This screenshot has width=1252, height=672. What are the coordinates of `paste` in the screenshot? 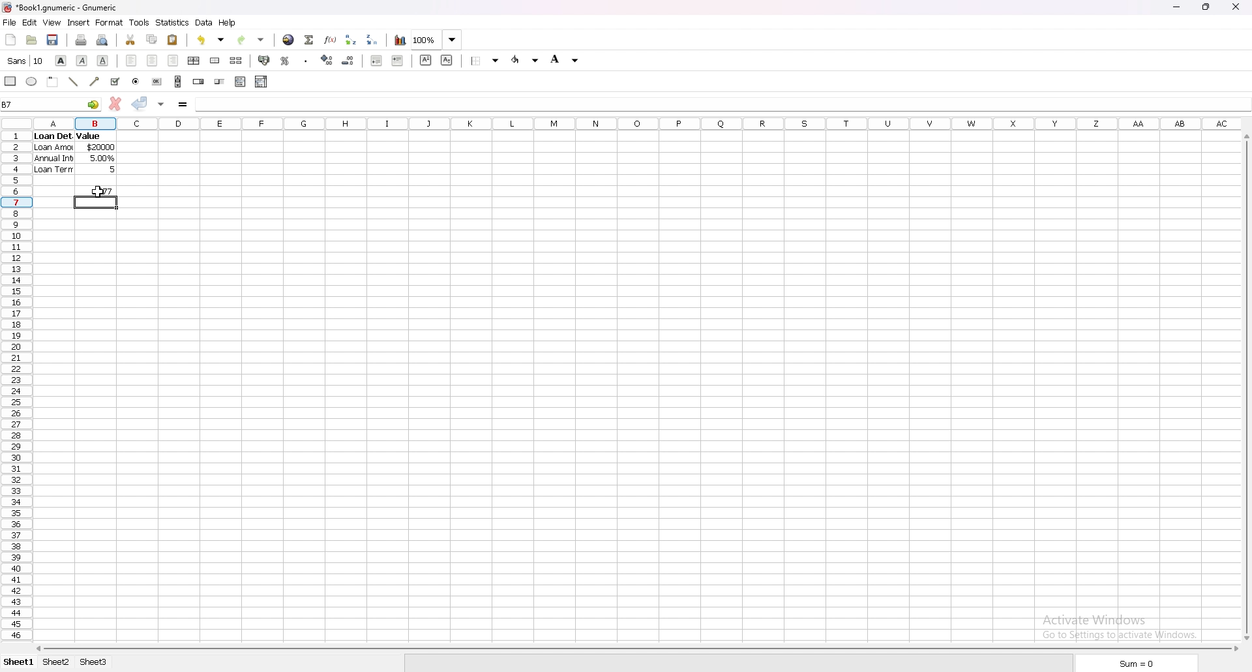 It's located at (172, 40).